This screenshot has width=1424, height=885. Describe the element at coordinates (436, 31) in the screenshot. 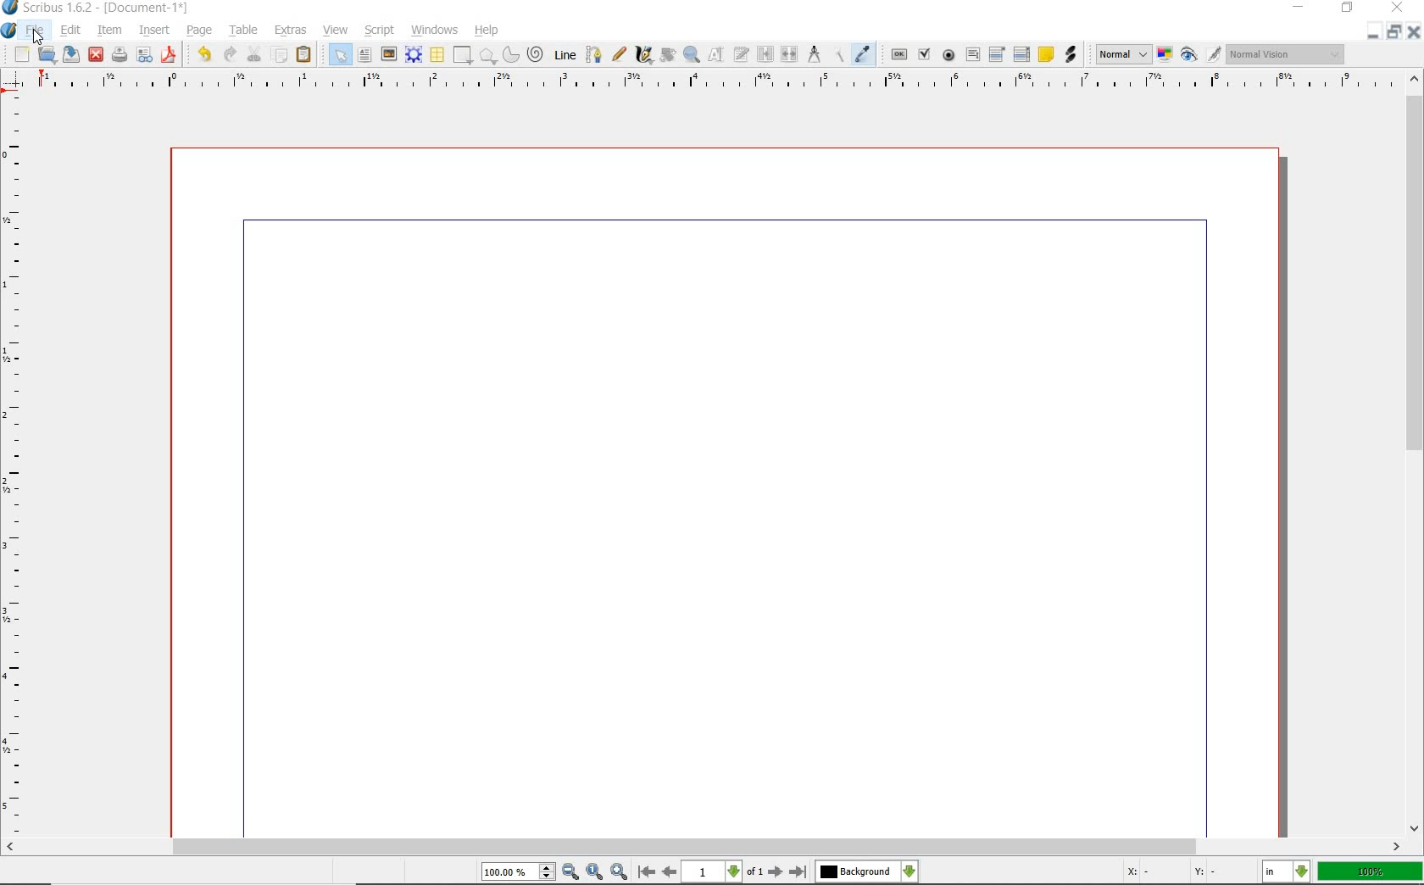

I see `windows` at that location.